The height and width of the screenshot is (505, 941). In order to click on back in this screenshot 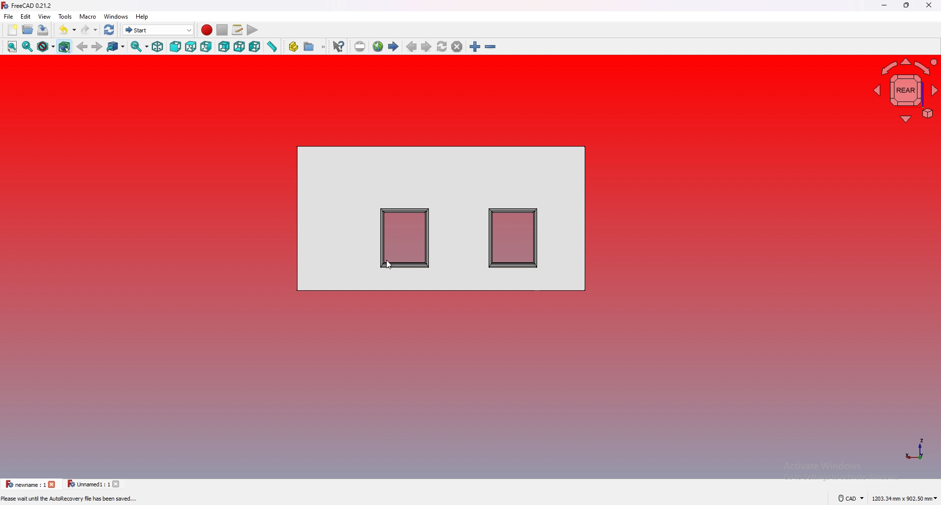, I will do `click(82, 47)`.